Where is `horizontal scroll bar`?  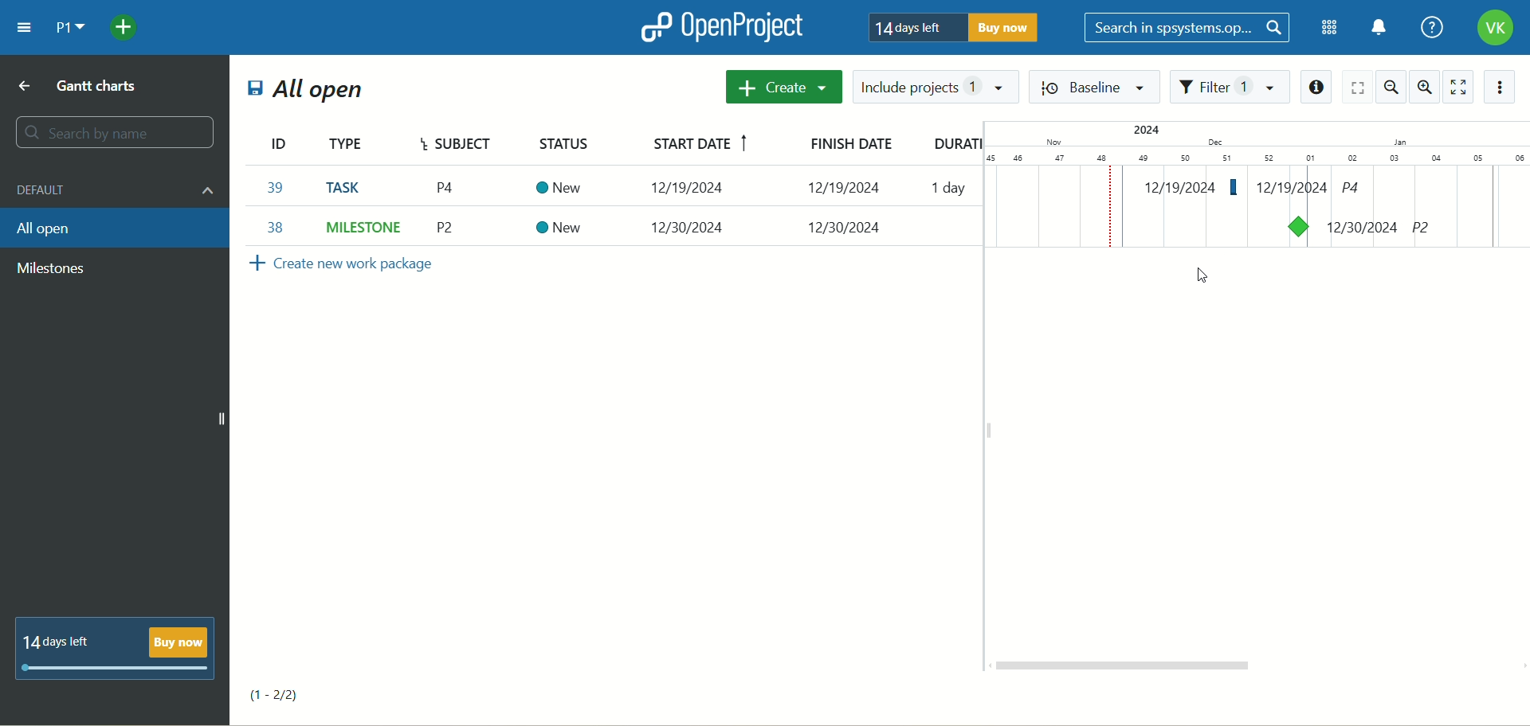 horizontal scroll bar is located at coordinates (1139, 668).